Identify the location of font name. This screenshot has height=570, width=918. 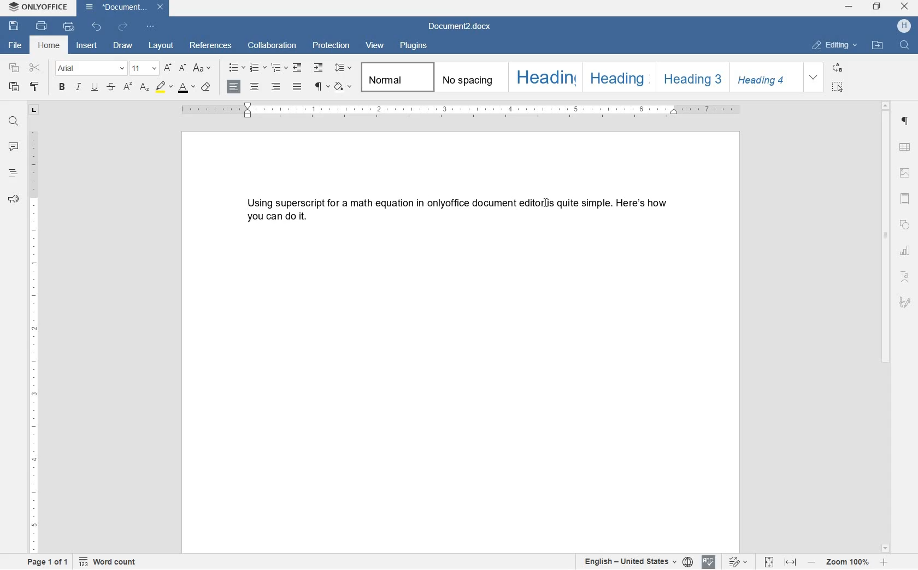
(91, 68).